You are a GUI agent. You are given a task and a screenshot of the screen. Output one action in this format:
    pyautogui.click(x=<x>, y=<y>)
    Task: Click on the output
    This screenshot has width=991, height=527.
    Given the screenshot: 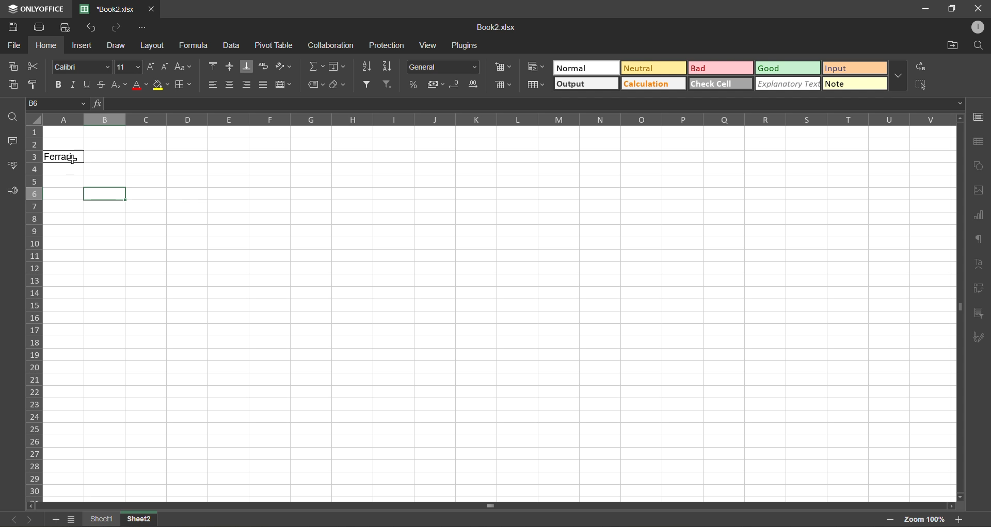 What is the action you would take?
    pyautogui.click(x=586, y=84)
    